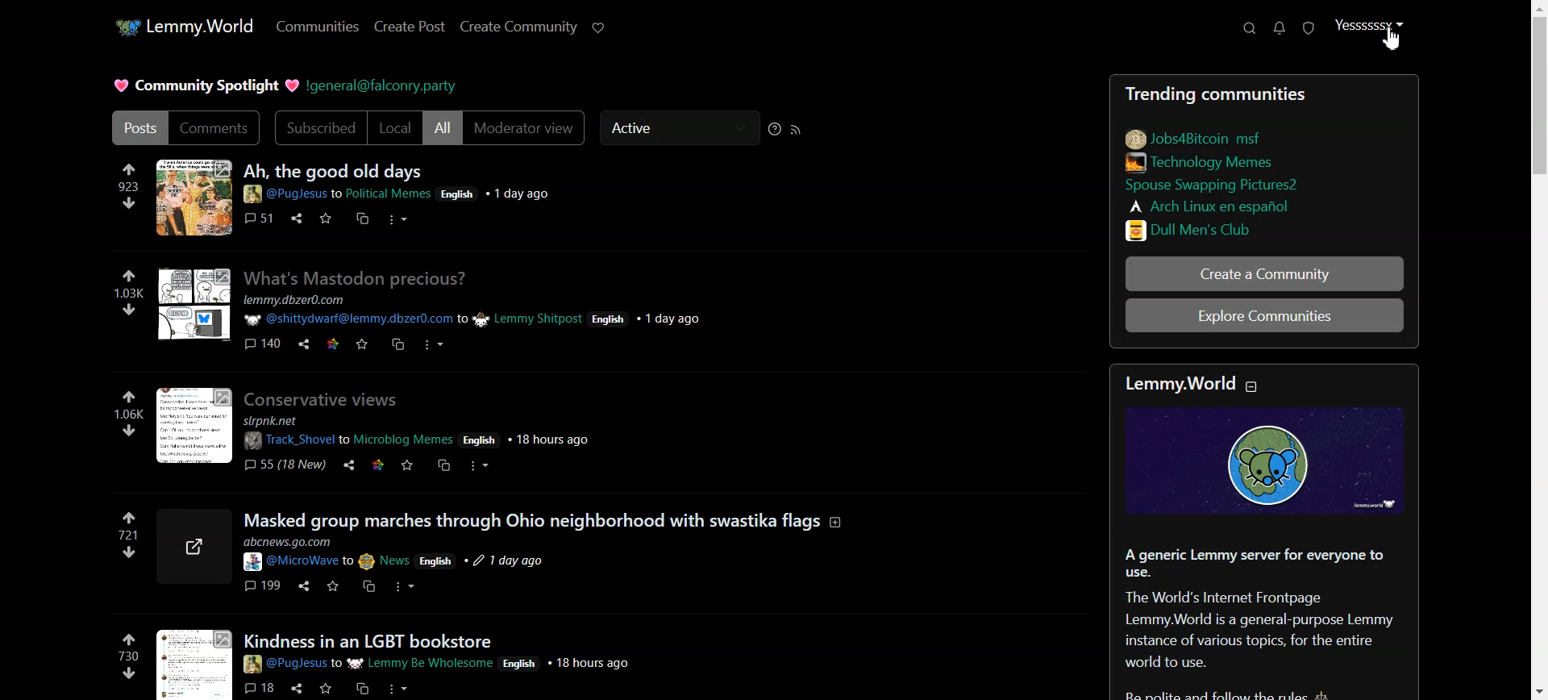 The height and width of the screenshot is (700, 1548). Describe the element at coordinates (131, 169) in the screenshot. I see `upvote` at that location.